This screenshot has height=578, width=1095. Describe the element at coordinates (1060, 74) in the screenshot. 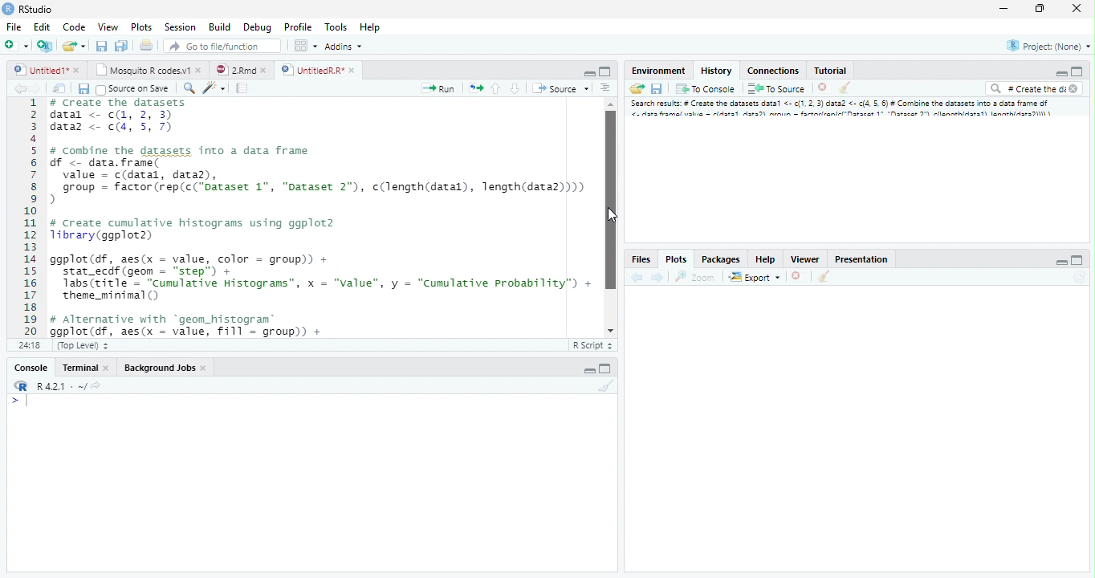

I see `Minimize` at that location.